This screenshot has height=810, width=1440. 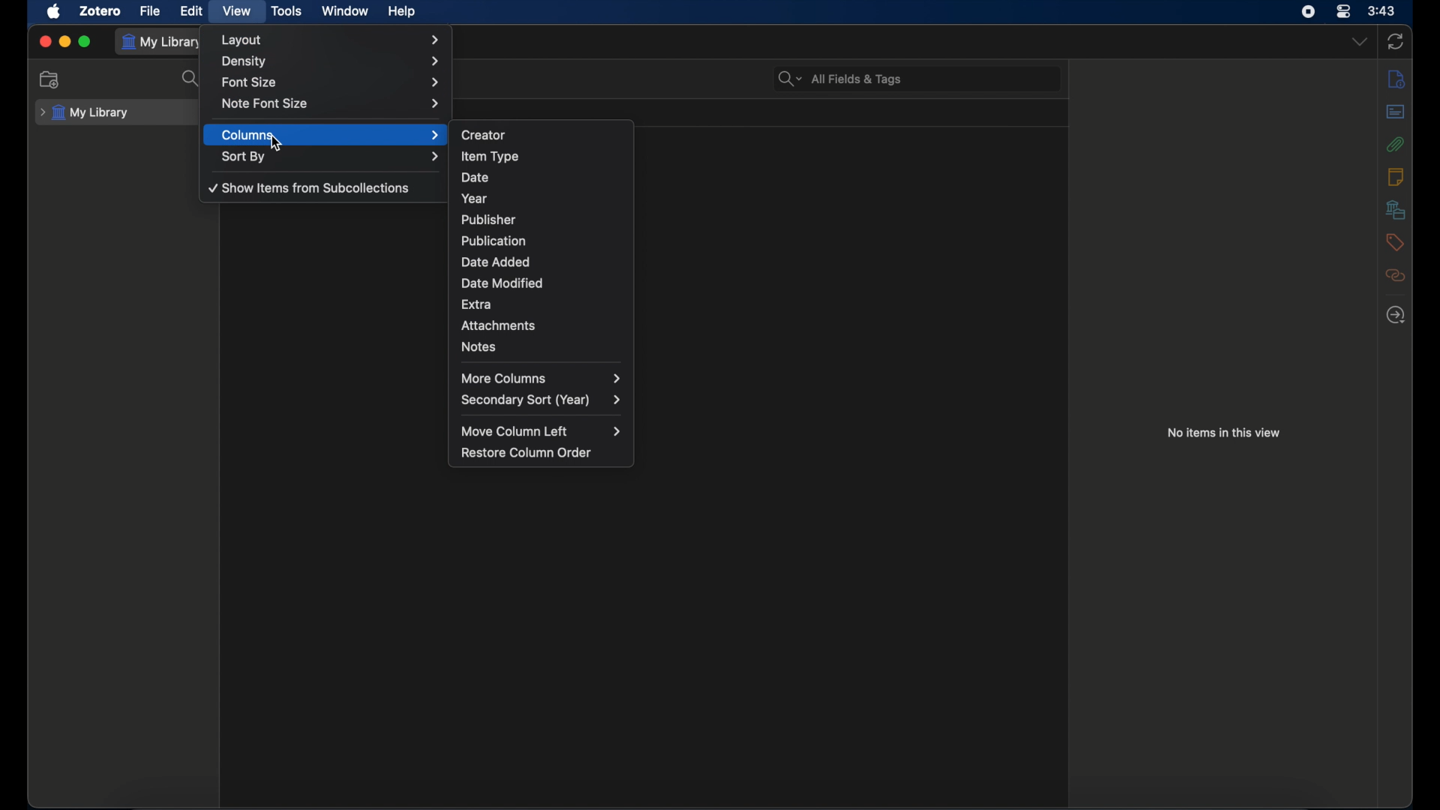 What do you see at coordinates (1395, 242) in the screenshot?
I see `tags` at bounding box center [1395, 242].